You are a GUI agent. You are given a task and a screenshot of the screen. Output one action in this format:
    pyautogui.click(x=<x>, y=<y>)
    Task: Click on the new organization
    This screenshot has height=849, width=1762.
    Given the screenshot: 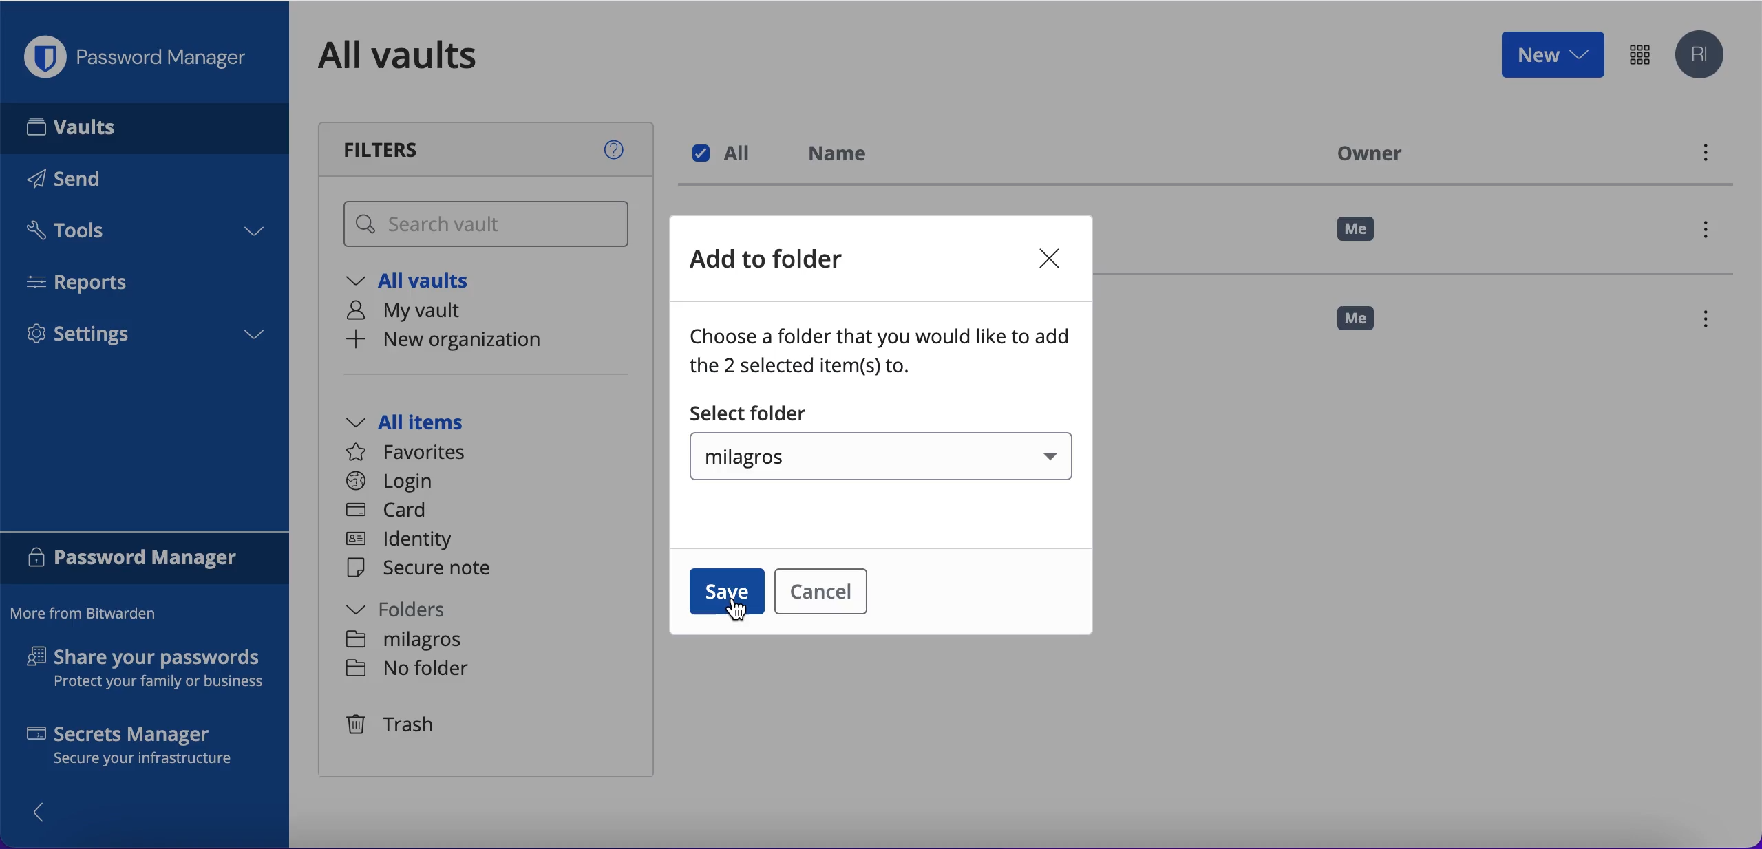 What is the action you would take?
    pyautogui.click(x=472, y=341)
    